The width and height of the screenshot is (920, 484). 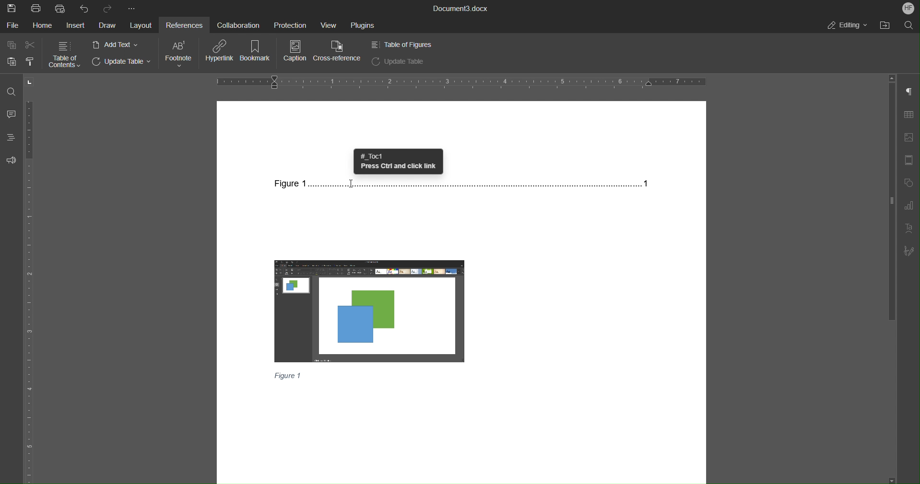 I want to click on Table of Figures, so click(x=401, y=44).